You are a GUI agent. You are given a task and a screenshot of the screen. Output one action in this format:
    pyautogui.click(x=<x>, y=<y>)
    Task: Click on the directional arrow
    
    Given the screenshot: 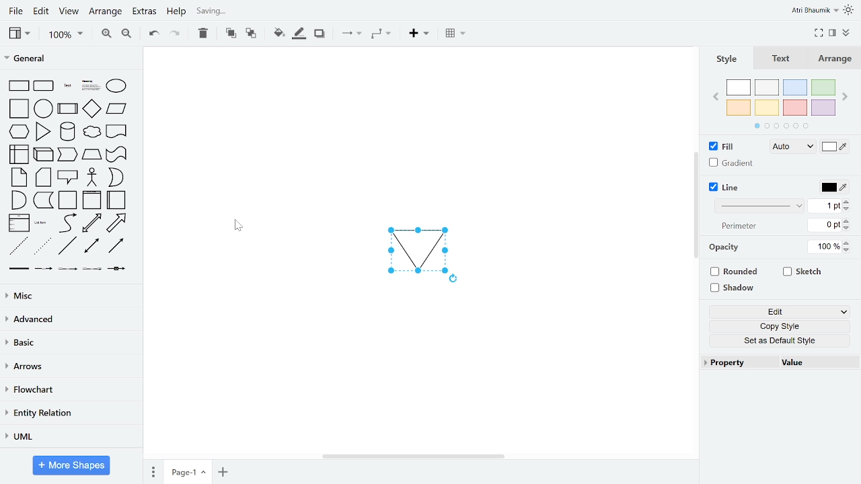 What is the action you would take?
    pyautogui.click(x=116, y=247)
    